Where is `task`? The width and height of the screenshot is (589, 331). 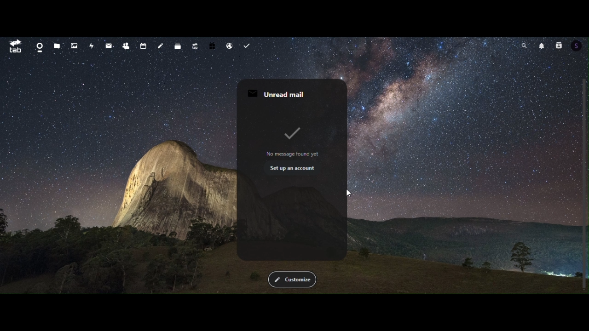
task is located at coordinates (248, 45).